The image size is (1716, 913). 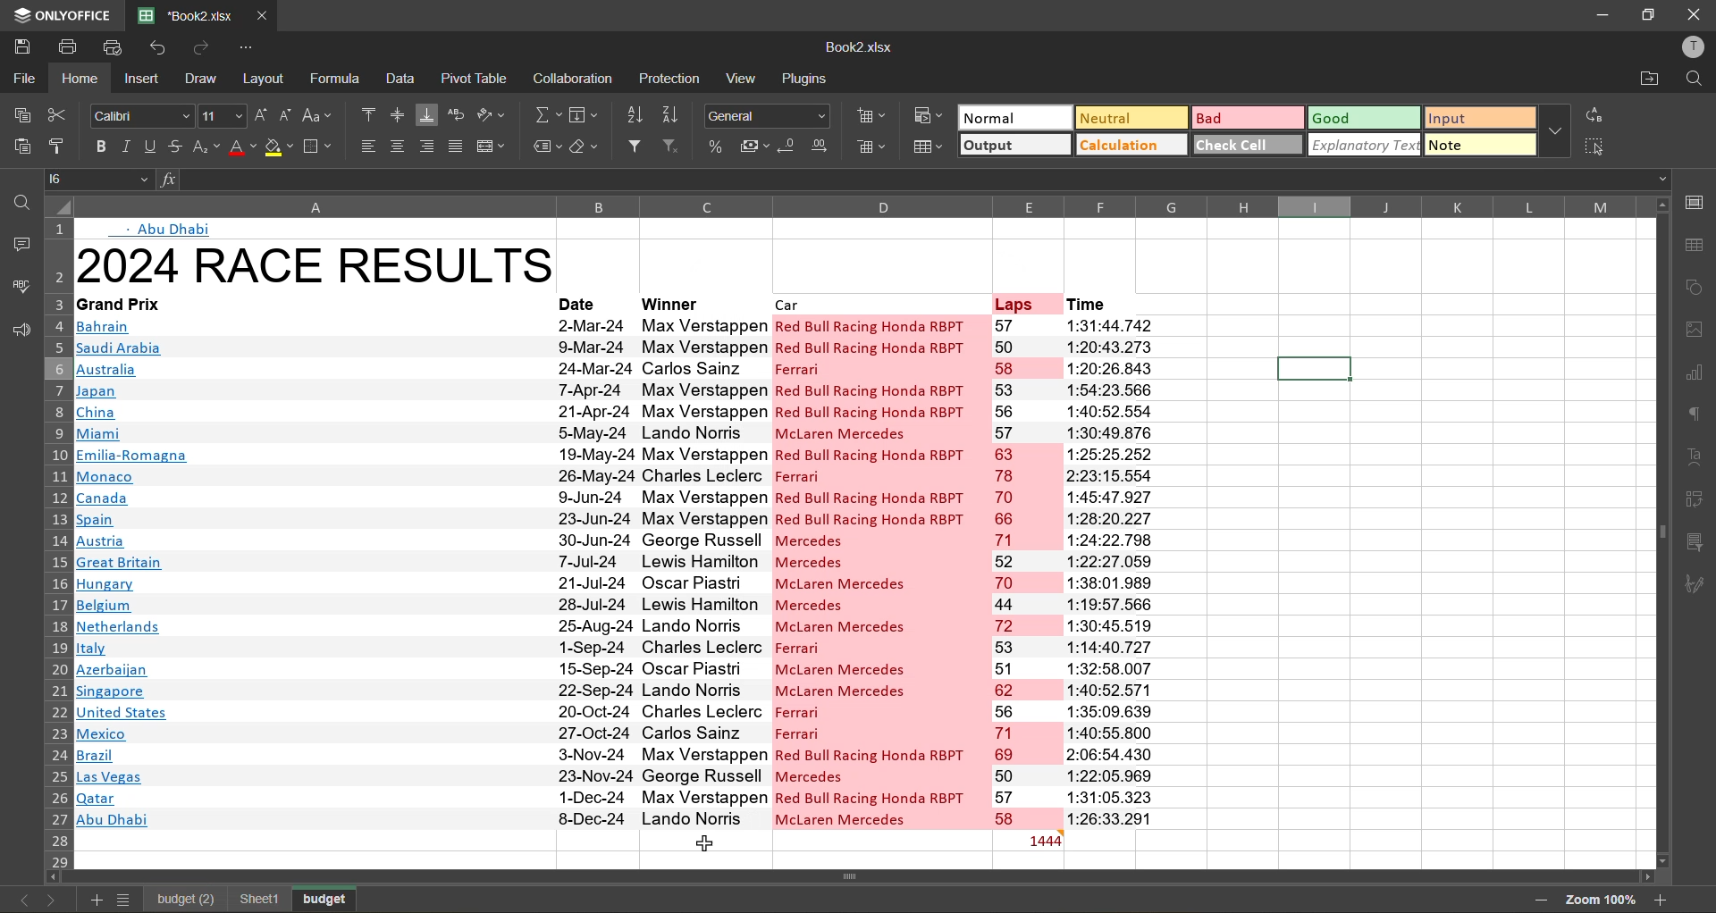 I want to click on good , so click(x=1366, y=119).